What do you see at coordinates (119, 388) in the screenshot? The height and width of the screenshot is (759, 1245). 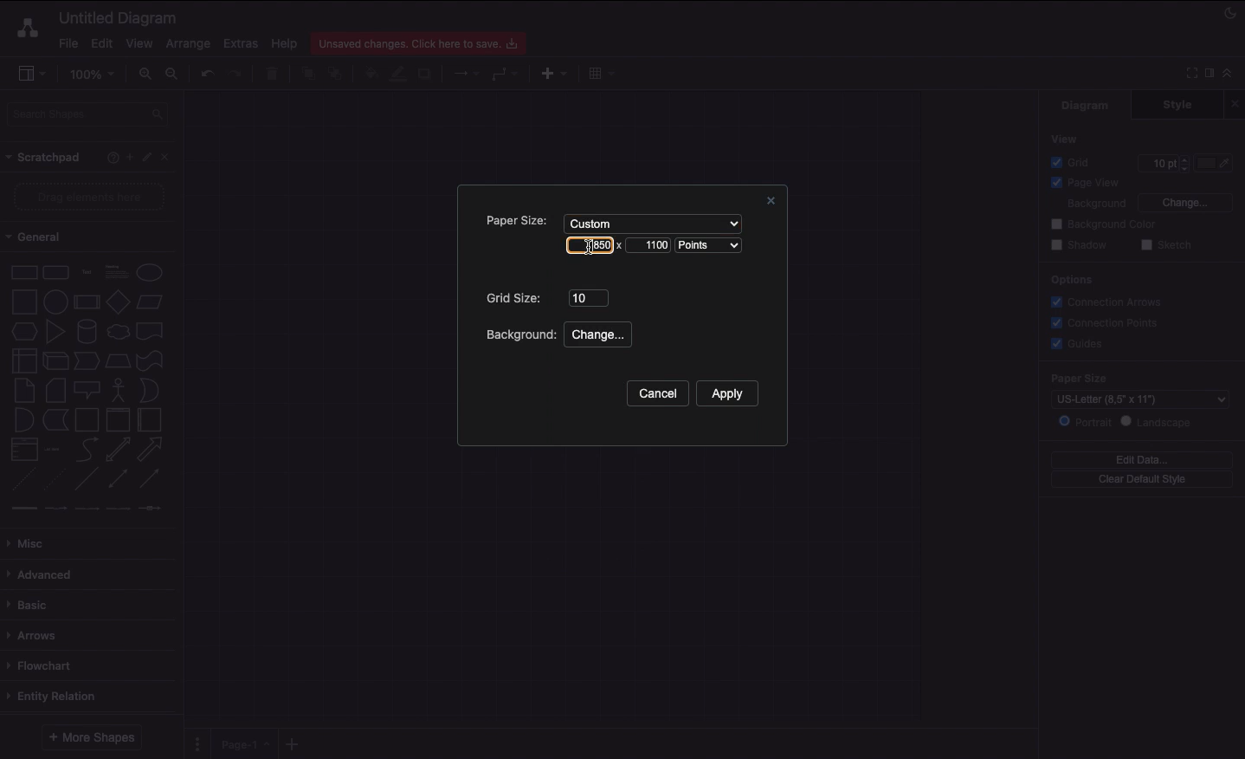 I see `Actor` at bounding box center [119, 388].